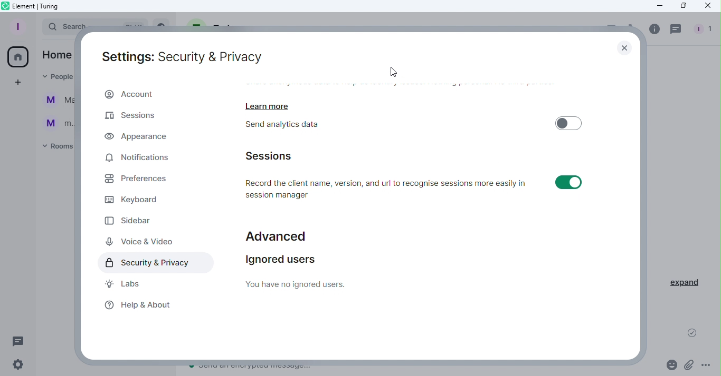 Image resolution: width=721 pixels, height=376 pixels. I want to click on Scroll bar, so click(639, 217).